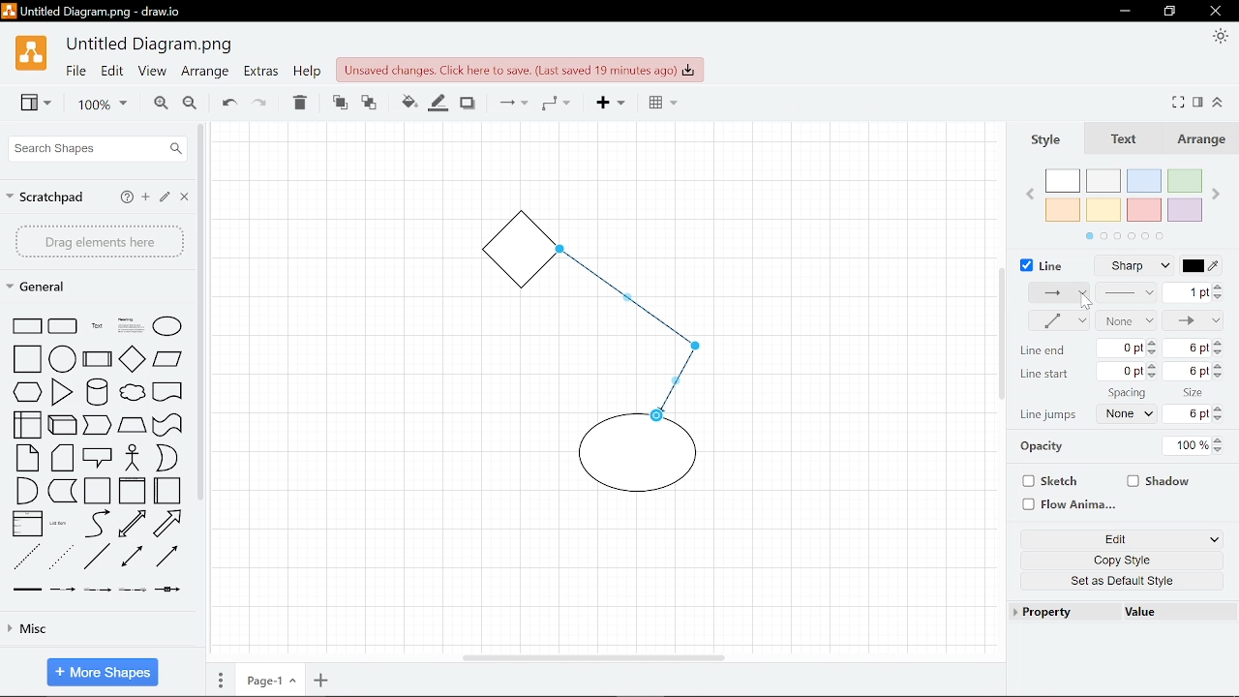  What do you see at coordinates (30, 58) in the screenshot?
I see `Draw.io logo` at bounding box center [30, 58].